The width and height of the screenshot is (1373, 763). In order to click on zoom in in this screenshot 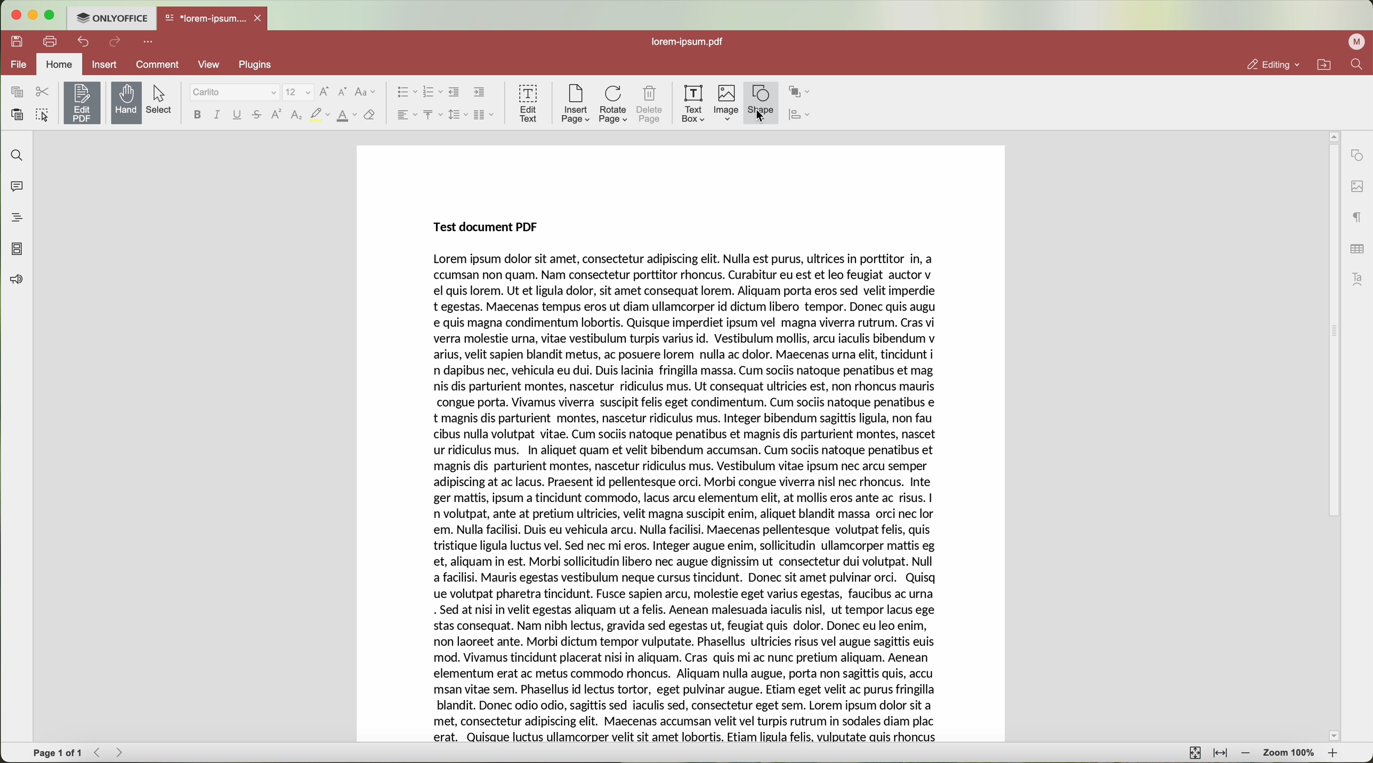, I will do `click(1332, 754)`.